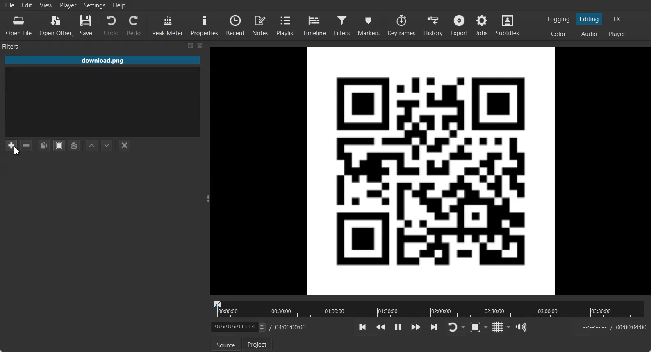  What do you see at coordinates (125, 145) in the screenshot?
I see `Deselect the filter` at bounding box center [125, 145].